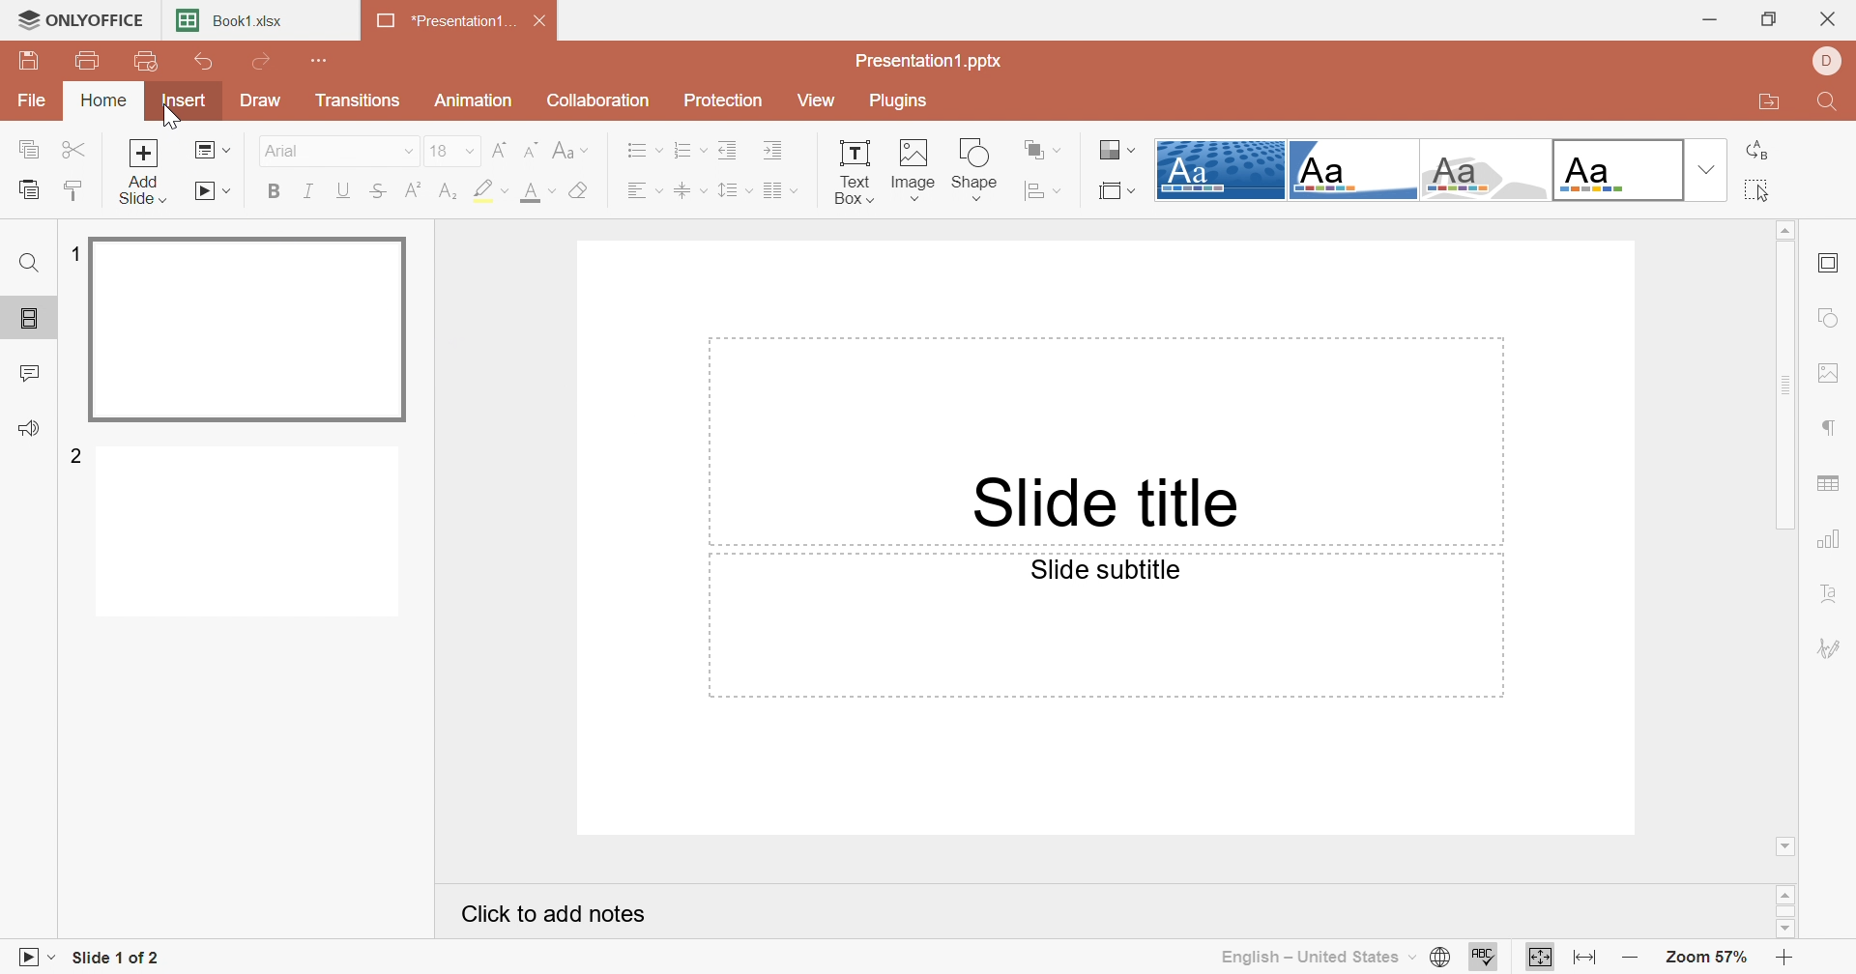 This screenshot has width=1856, height=974. Describe the element at coordinates (572, 153) in the screenshot. I see `Change case` at that location.